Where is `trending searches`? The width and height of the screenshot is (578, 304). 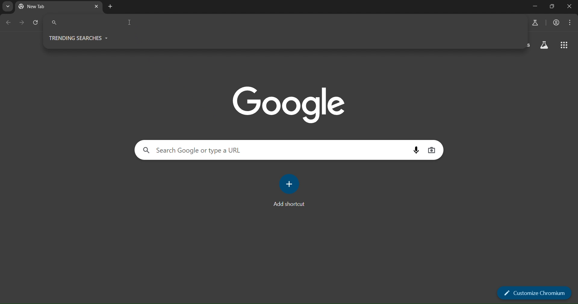
trending searches is located at coordinates (79, 38).